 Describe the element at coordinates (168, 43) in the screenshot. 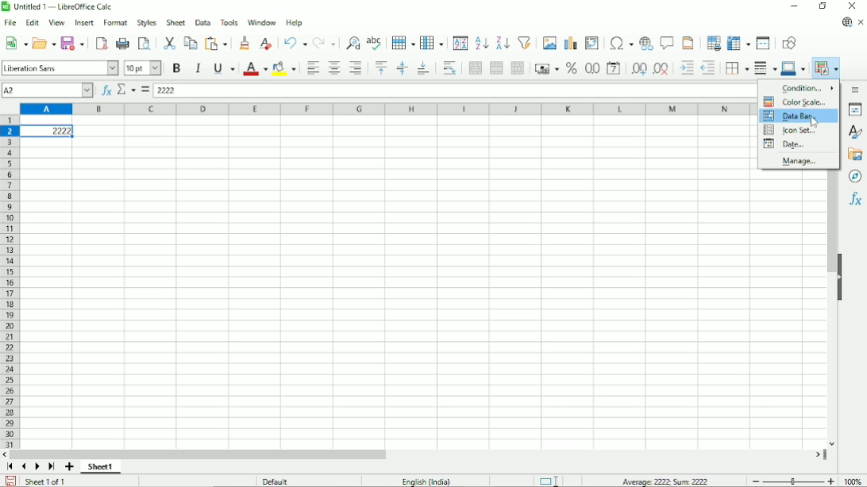

I see `Cut` at that location.